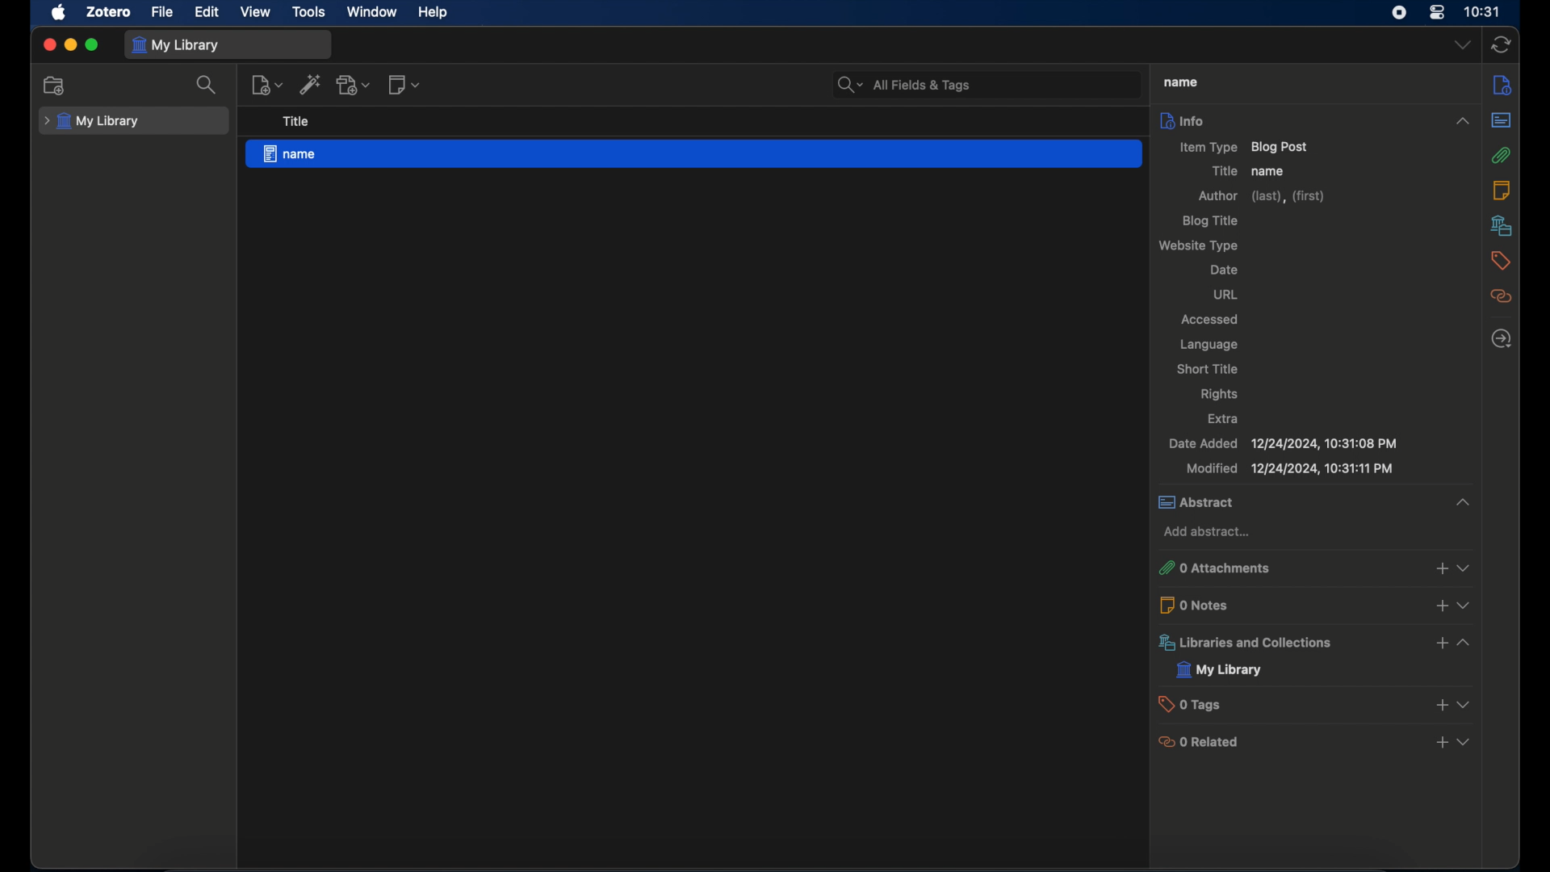  What do you see at coordinates (178, 45) in the screenshot?
I see `my library` at bounding box center [178, 45].